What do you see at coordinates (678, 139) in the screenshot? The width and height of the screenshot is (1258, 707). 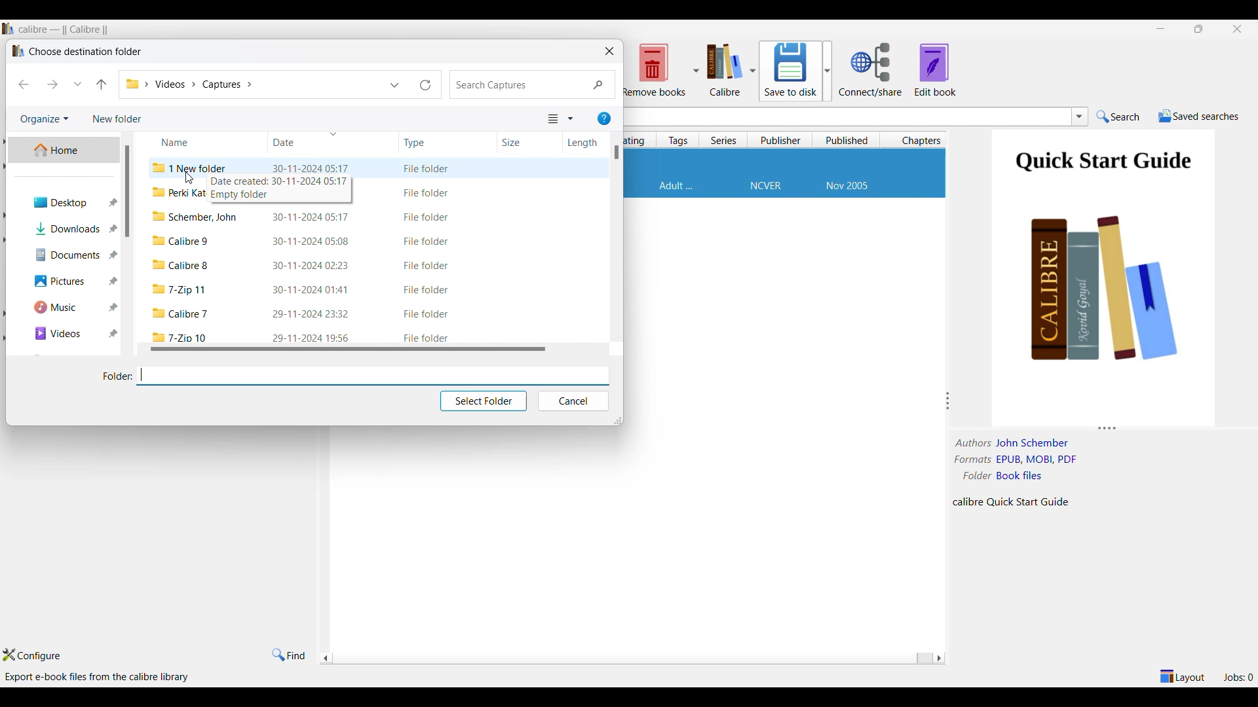 I see `Tags column` at bounding box center [678, 139].